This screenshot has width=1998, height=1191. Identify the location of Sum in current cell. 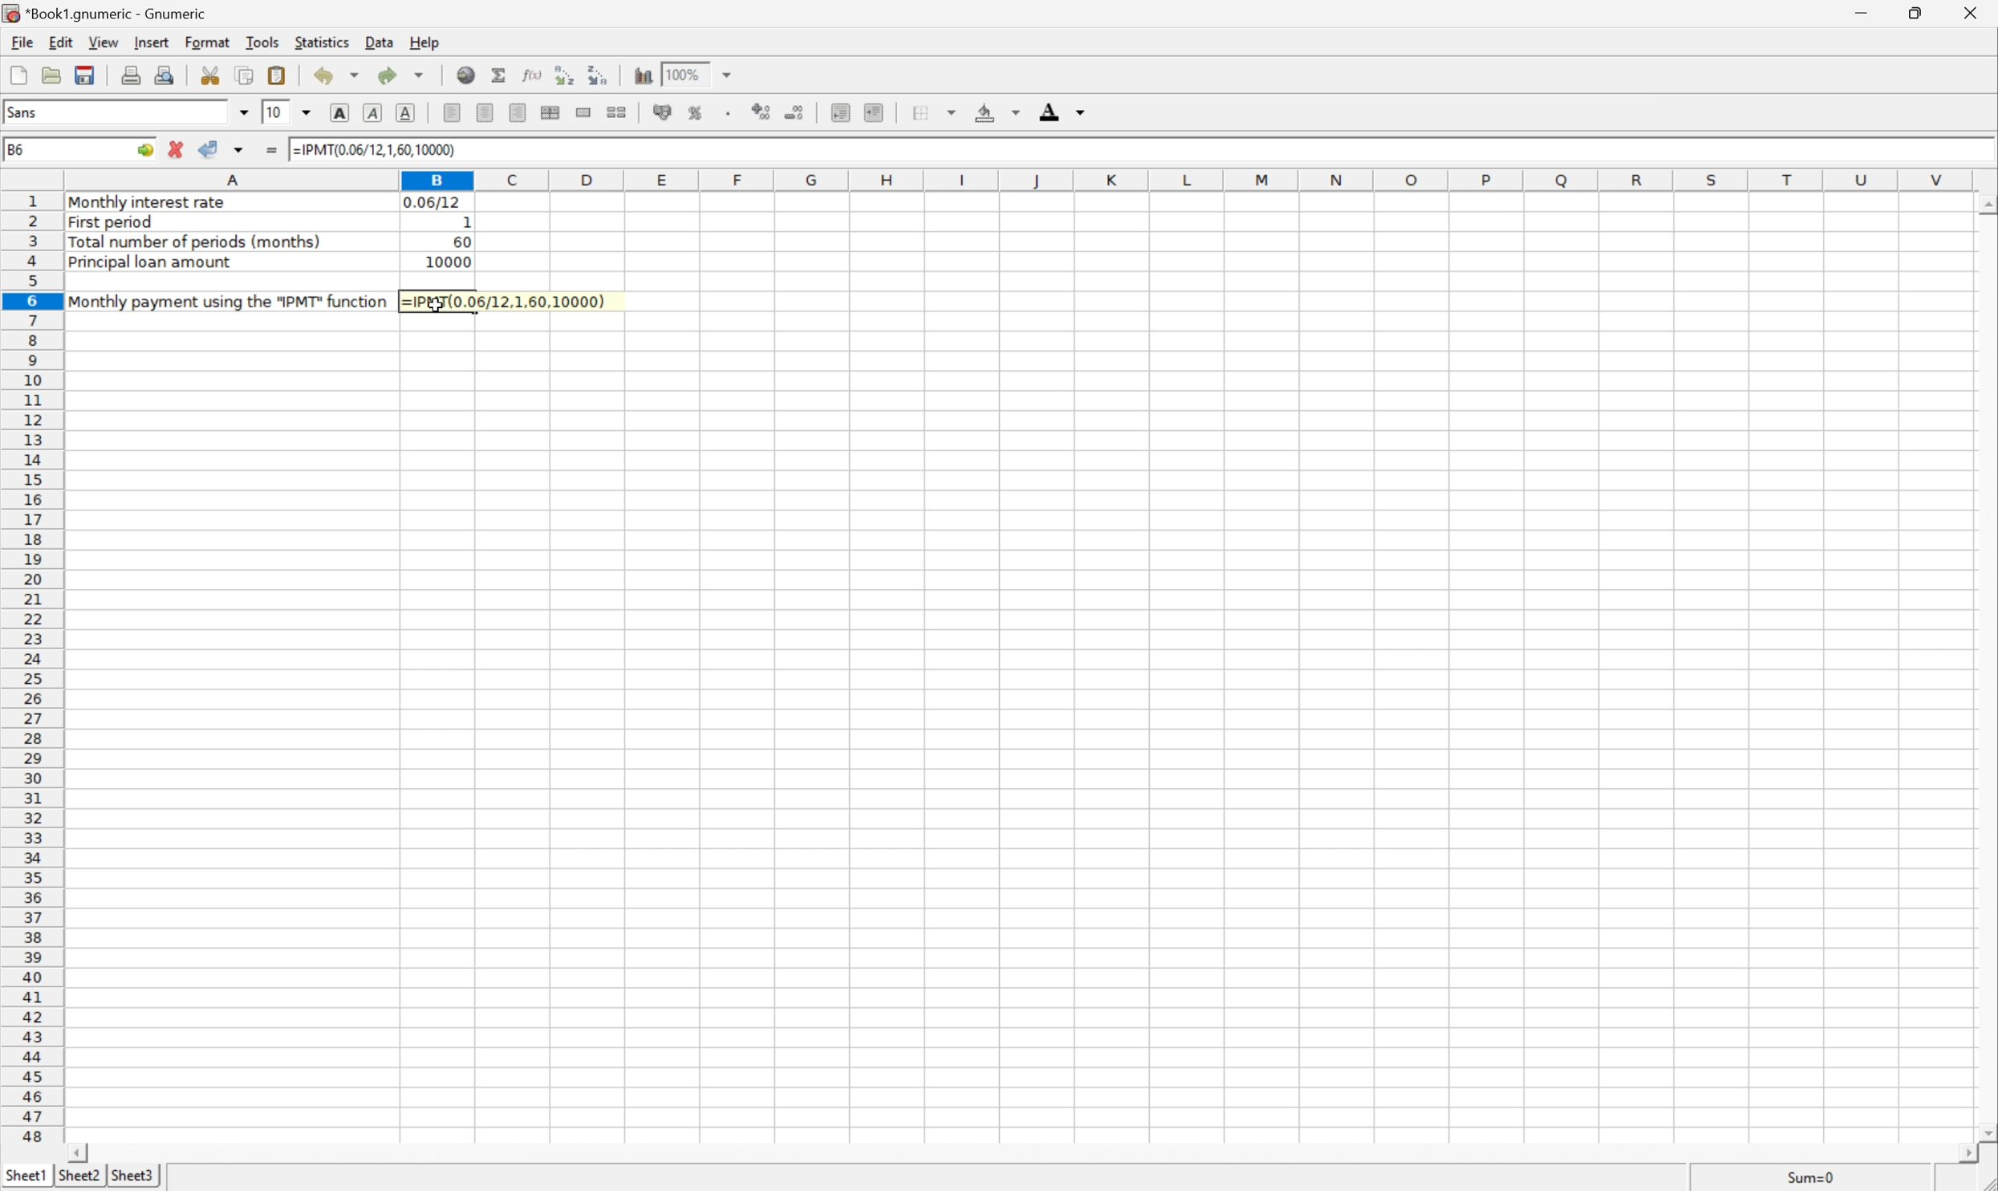
(496, 75).